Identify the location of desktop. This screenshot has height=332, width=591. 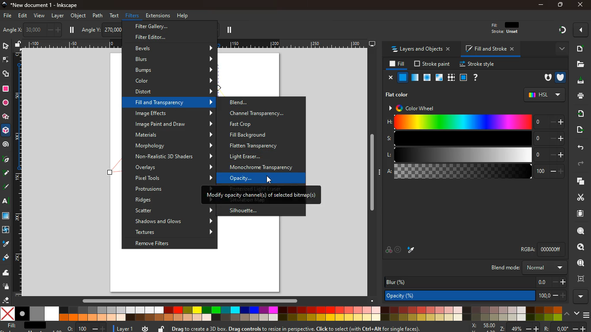
(372, 44).